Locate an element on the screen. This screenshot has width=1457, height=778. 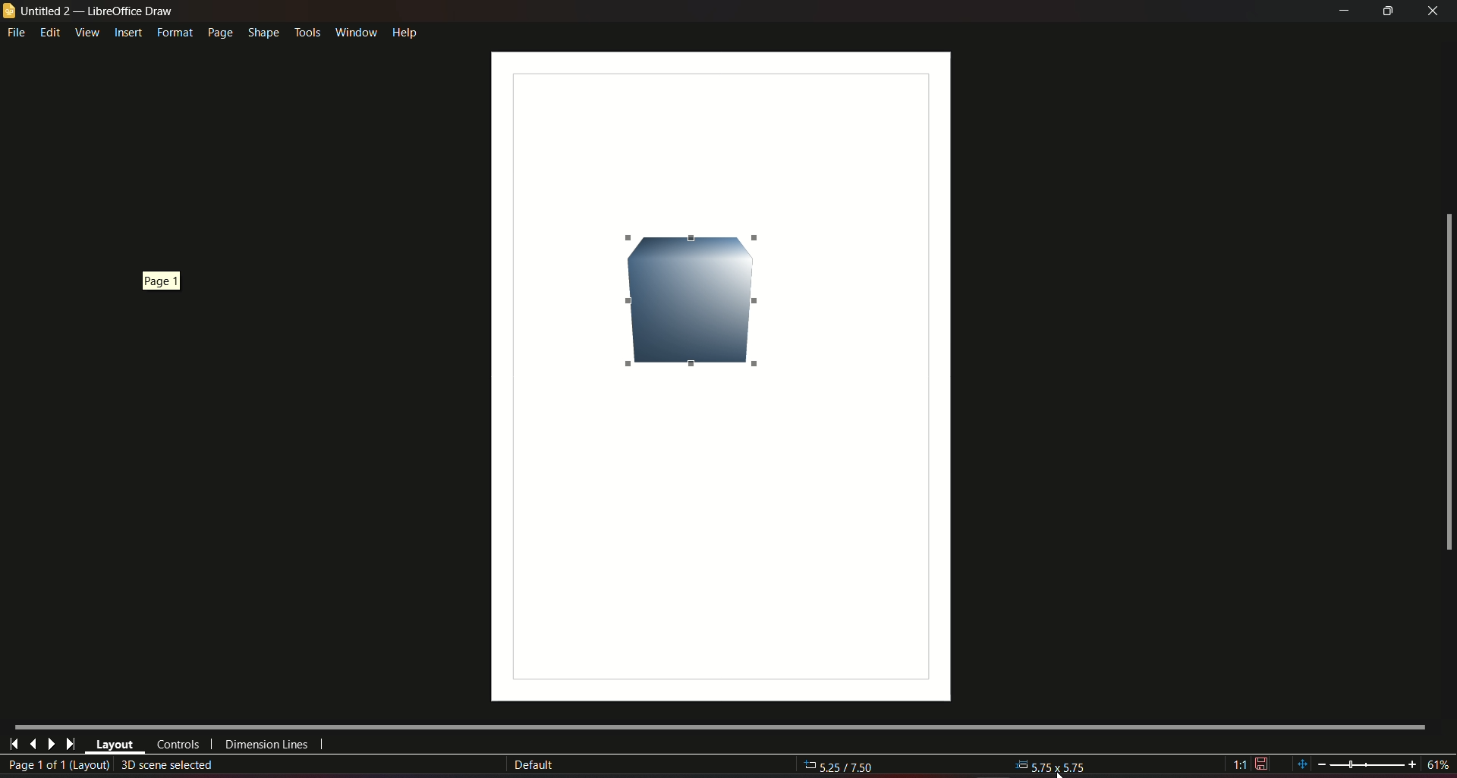
minimize/maximize is located at coordinates (1387, 11).